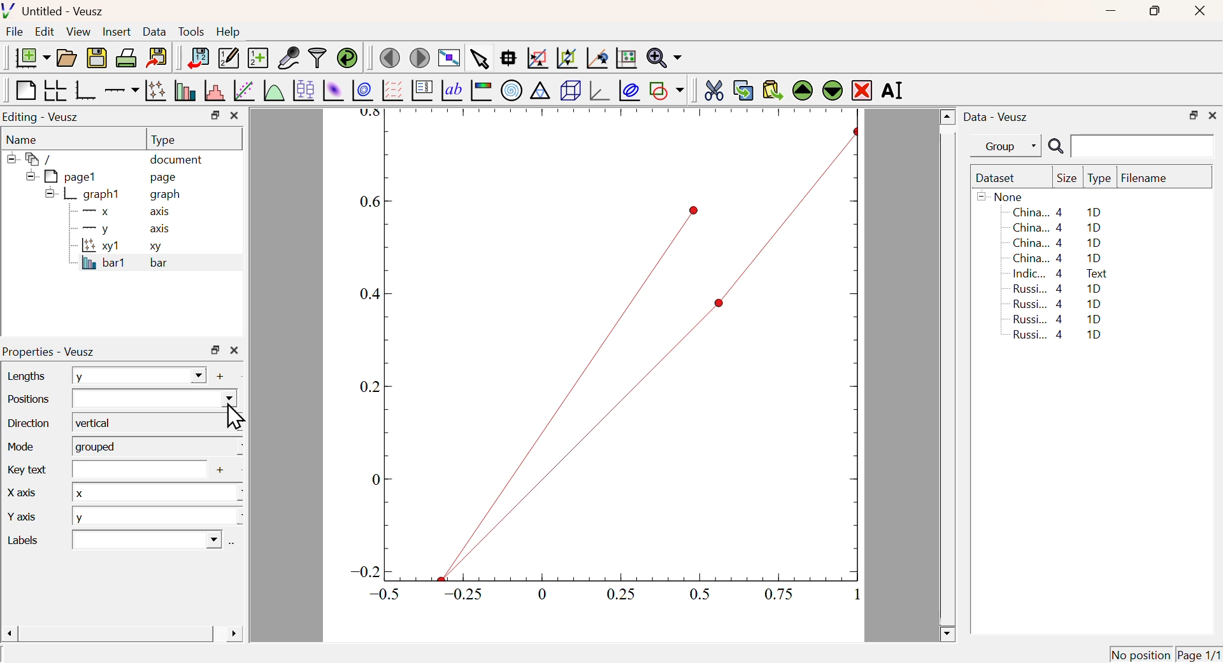 The width and height of the screenshot is (1223, 663). What do you see at coordinates (482, 91) in the screenshot?
I see `Image Color bar` at bounding box center [482, 91].